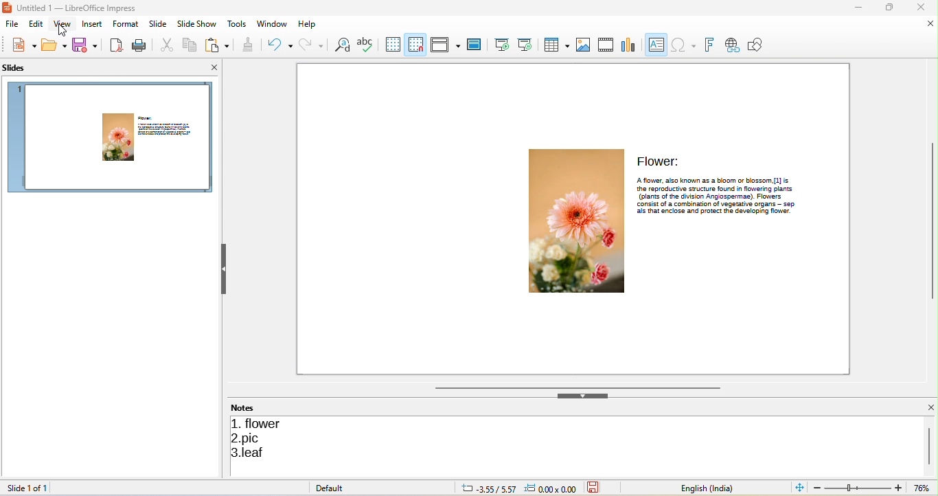 The height and width of the screenshot is (496, 938). What do you see at coordinates (219, 45) in the screenshot?
I see `paste` at bounding box center [219, 45].